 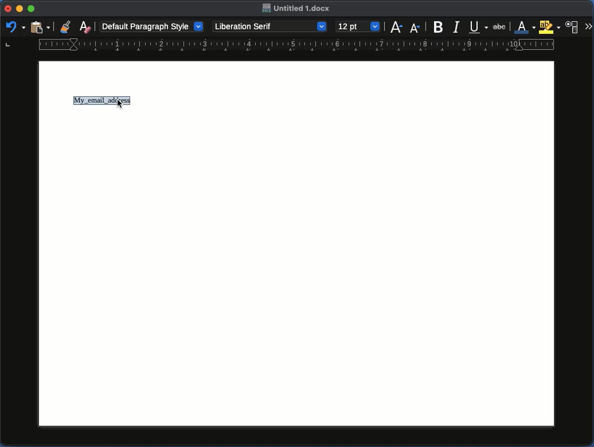 What do you see at coordinates (549, 27) in the screenshot?
I see `Highlighting` at bounding box center [549, 27].